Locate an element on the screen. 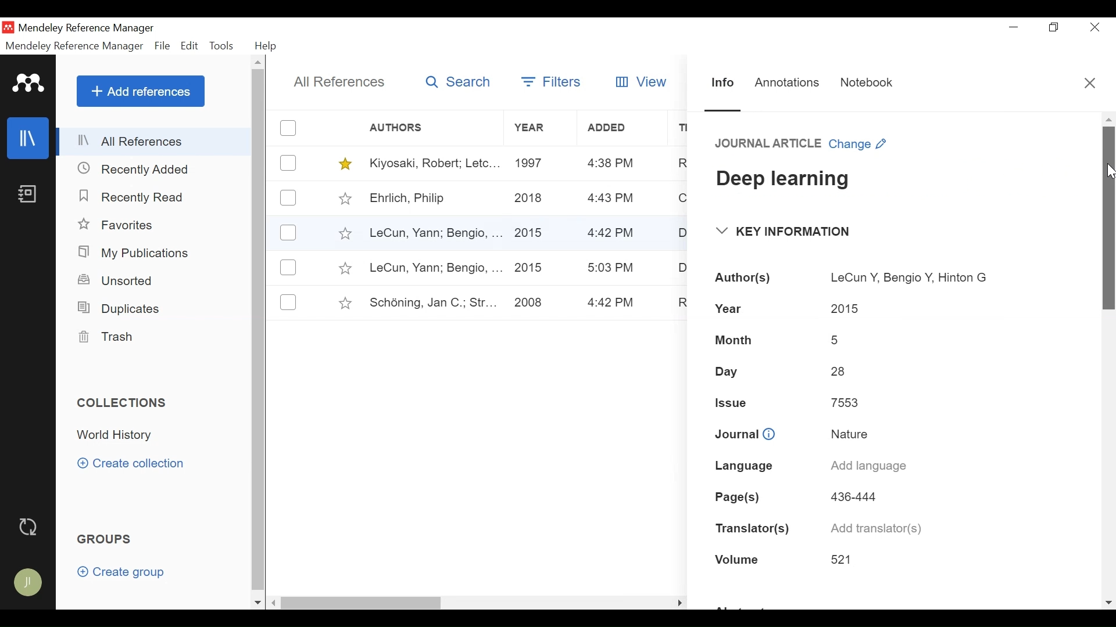 The width and height of the screenshot is (1116, 627). (un)select is located at coordinates (288, 302).